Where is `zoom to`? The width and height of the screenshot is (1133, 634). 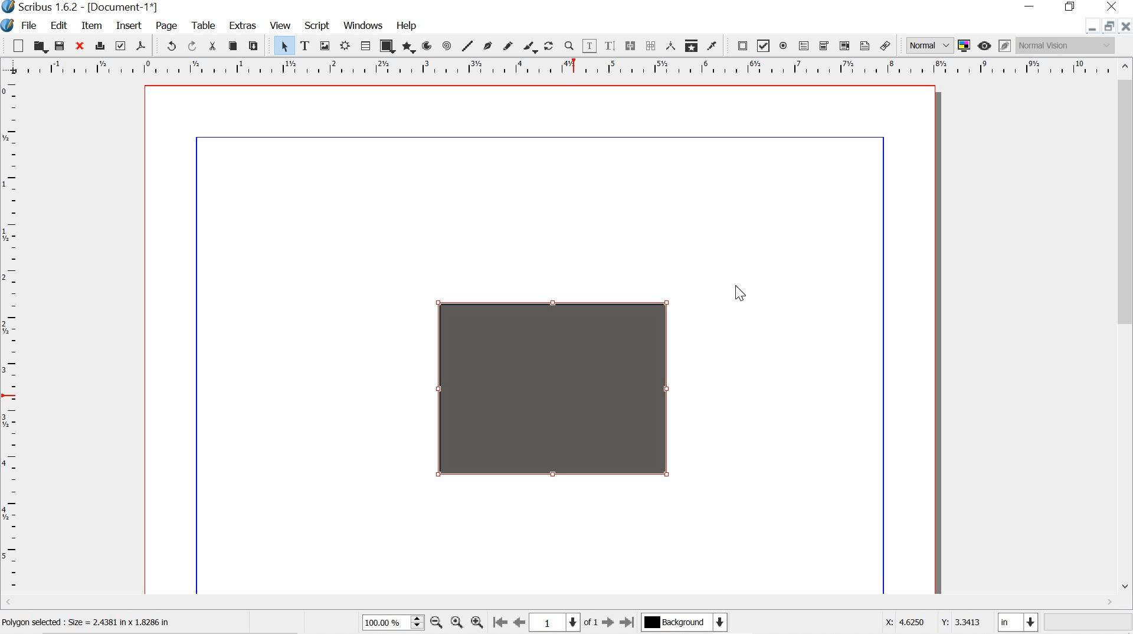
zoom to is located at coordinates (456, 622).